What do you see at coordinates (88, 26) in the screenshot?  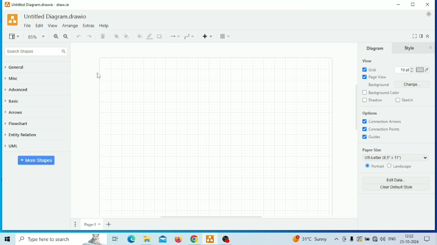 I see `Extras` at bounding box center [88, 26].